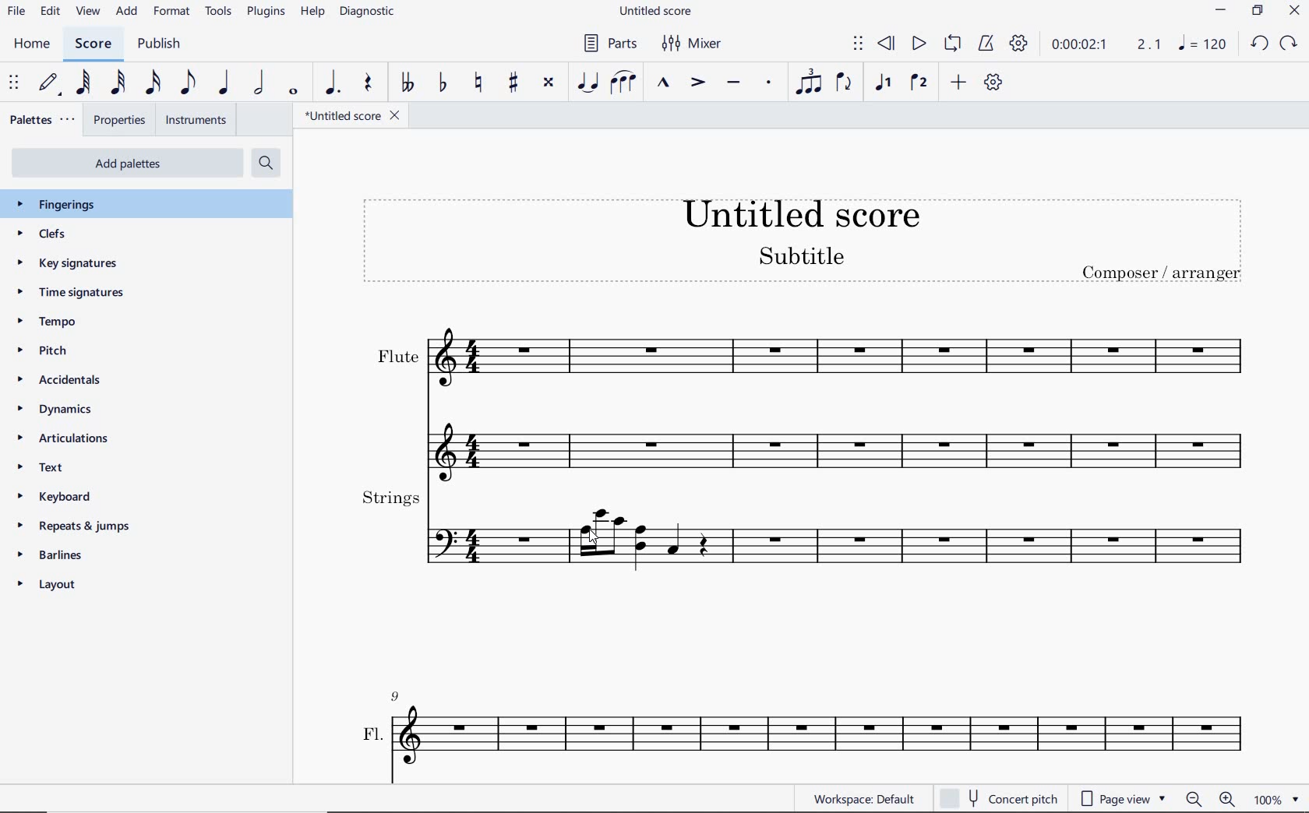  What do you see at coordinates (959, 81) in the screenshot?
I see `add` at bounding box center [959, 81].